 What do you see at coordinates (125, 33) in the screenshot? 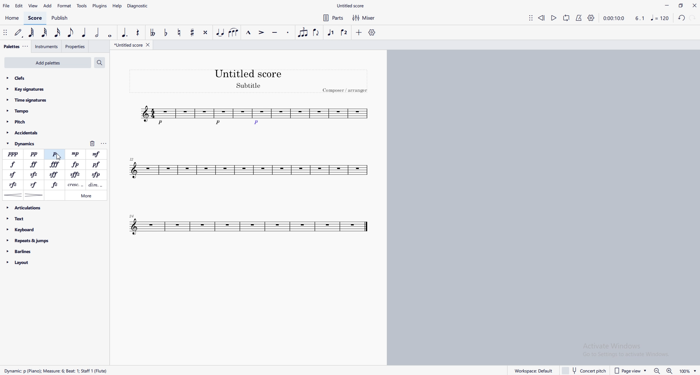
I see `augmentation dot` at bounding box center [125, 33].